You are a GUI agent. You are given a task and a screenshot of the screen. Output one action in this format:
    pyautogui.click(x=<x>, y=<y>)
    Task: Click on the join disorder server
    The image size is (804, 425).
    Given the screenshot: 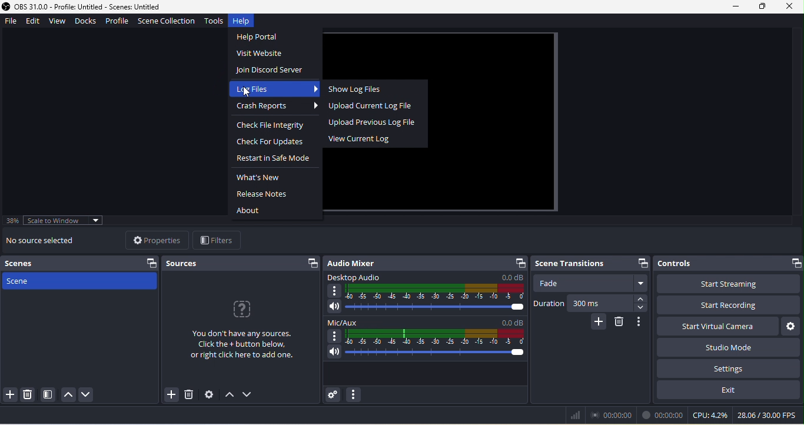 What is the action you would take?
    pyautogui.click(x=272, y=70)
    